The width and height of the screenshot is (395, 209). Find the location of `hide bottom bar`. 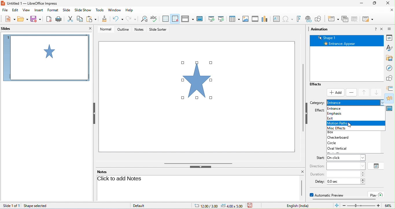

hide bottom bar is located at coordinates (200, 167).